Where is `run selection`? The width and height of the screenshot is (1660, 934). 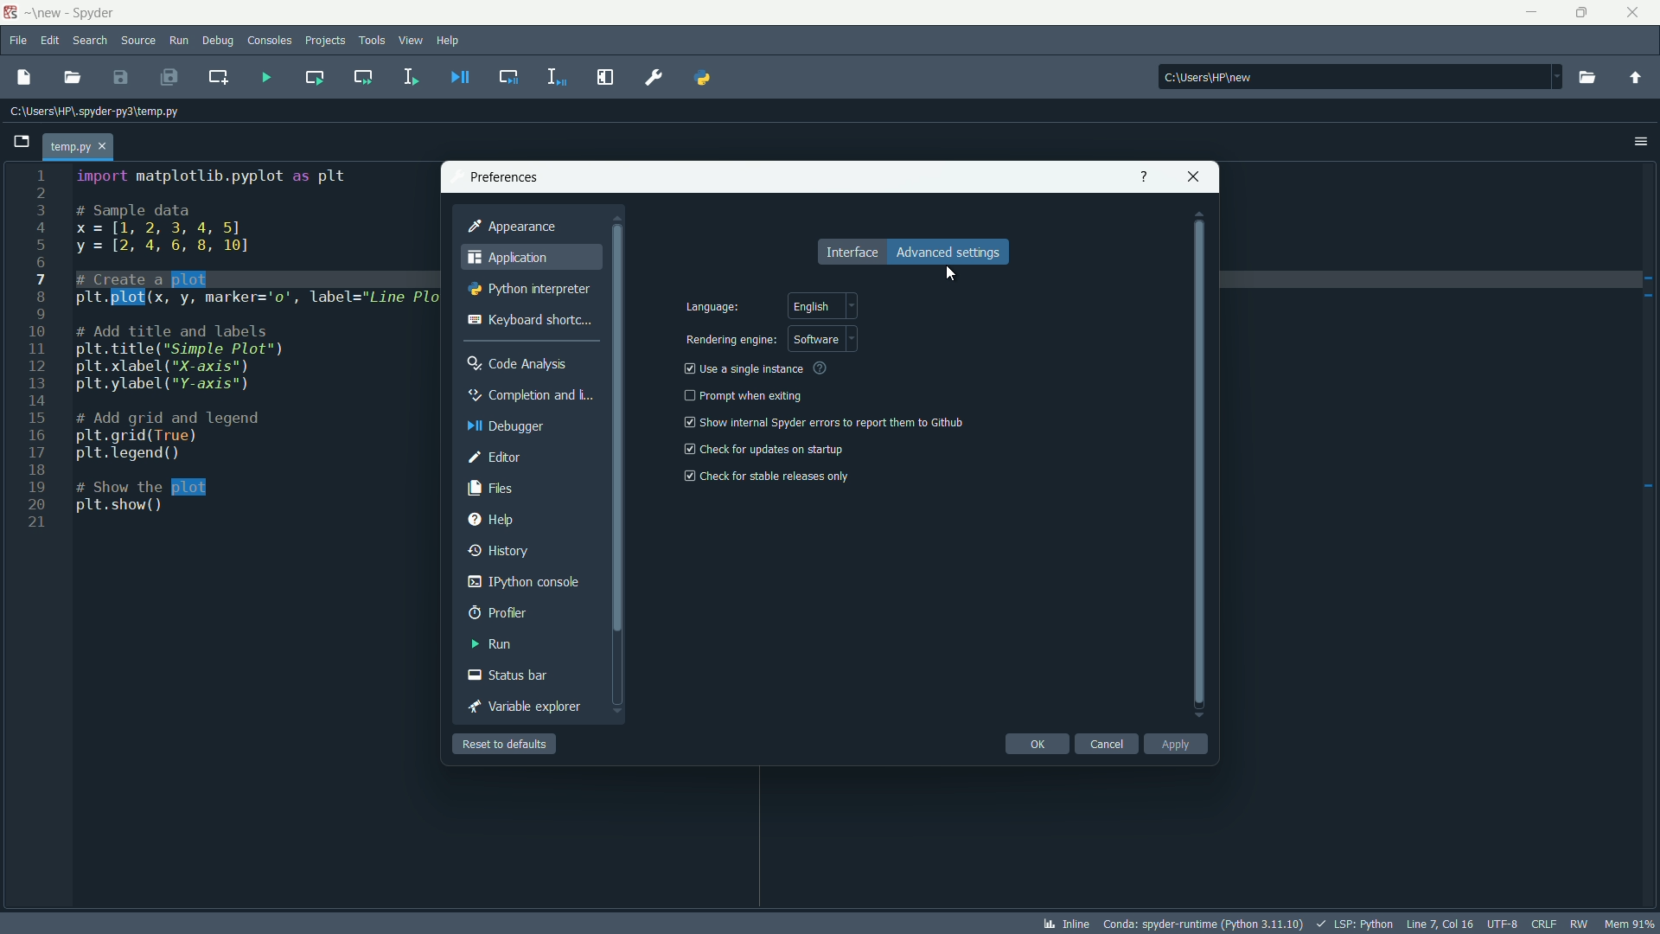 run selection is located at coordinates (411, 78).